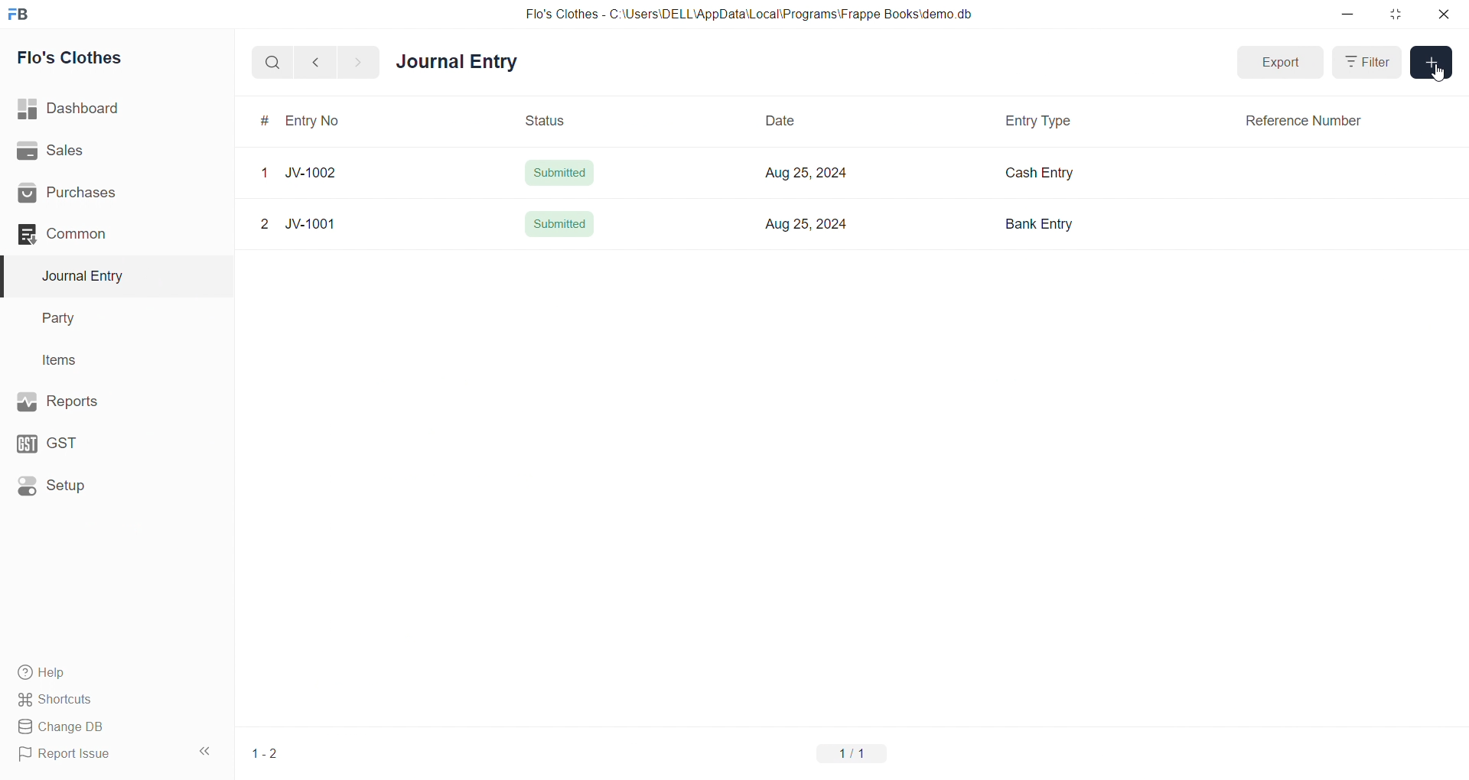 The image size is (1469, 780). I want to click on Expand, so click(1282, 63).